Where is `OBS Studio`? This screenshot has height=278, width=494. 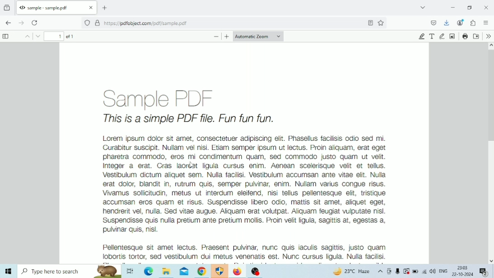
OBS Studio is located at coordinates (256, 271).